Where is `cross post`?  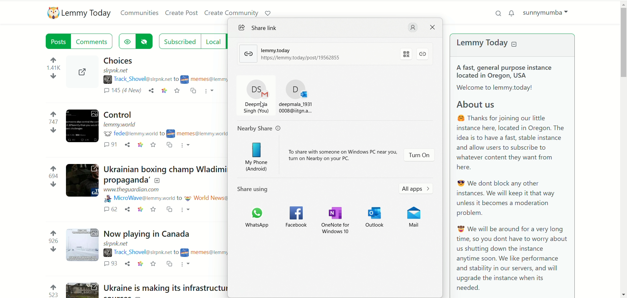 cross post is located at coordinates (169, 209).